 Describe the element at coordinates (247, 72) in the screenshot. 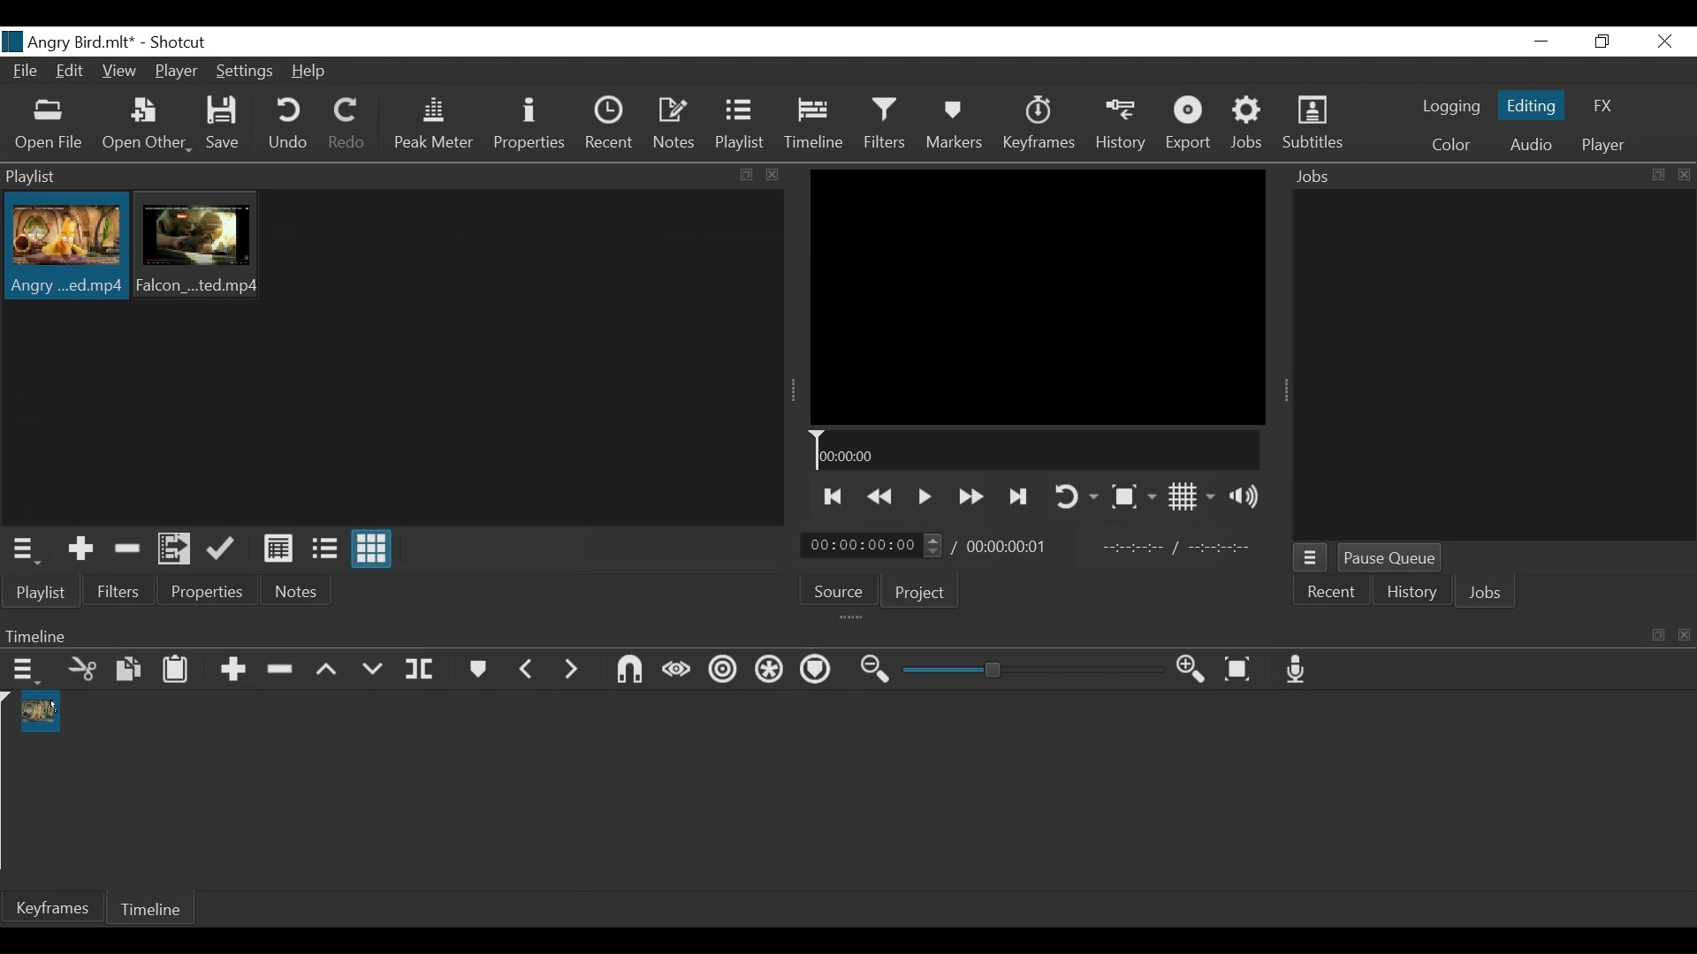

I see `Settings` at that location.